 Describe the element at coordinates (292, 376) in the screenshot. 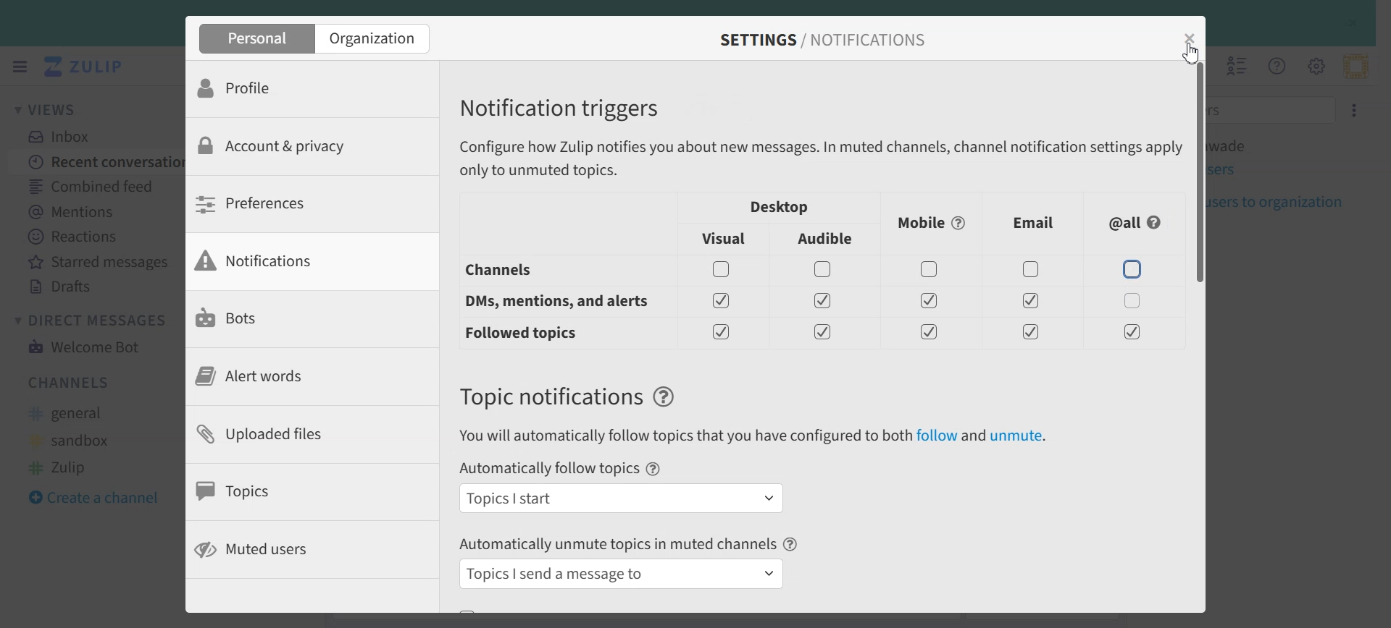

I see `Alert words ` at that location.